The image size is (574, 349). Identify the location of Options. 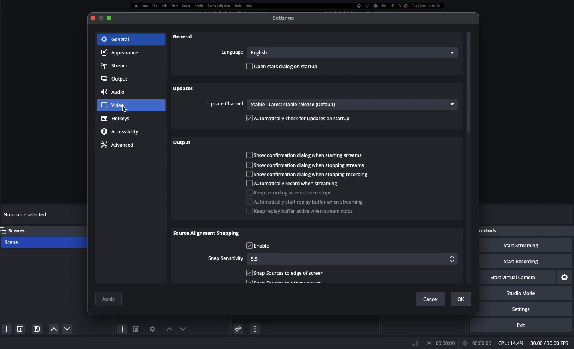
(255, 328).